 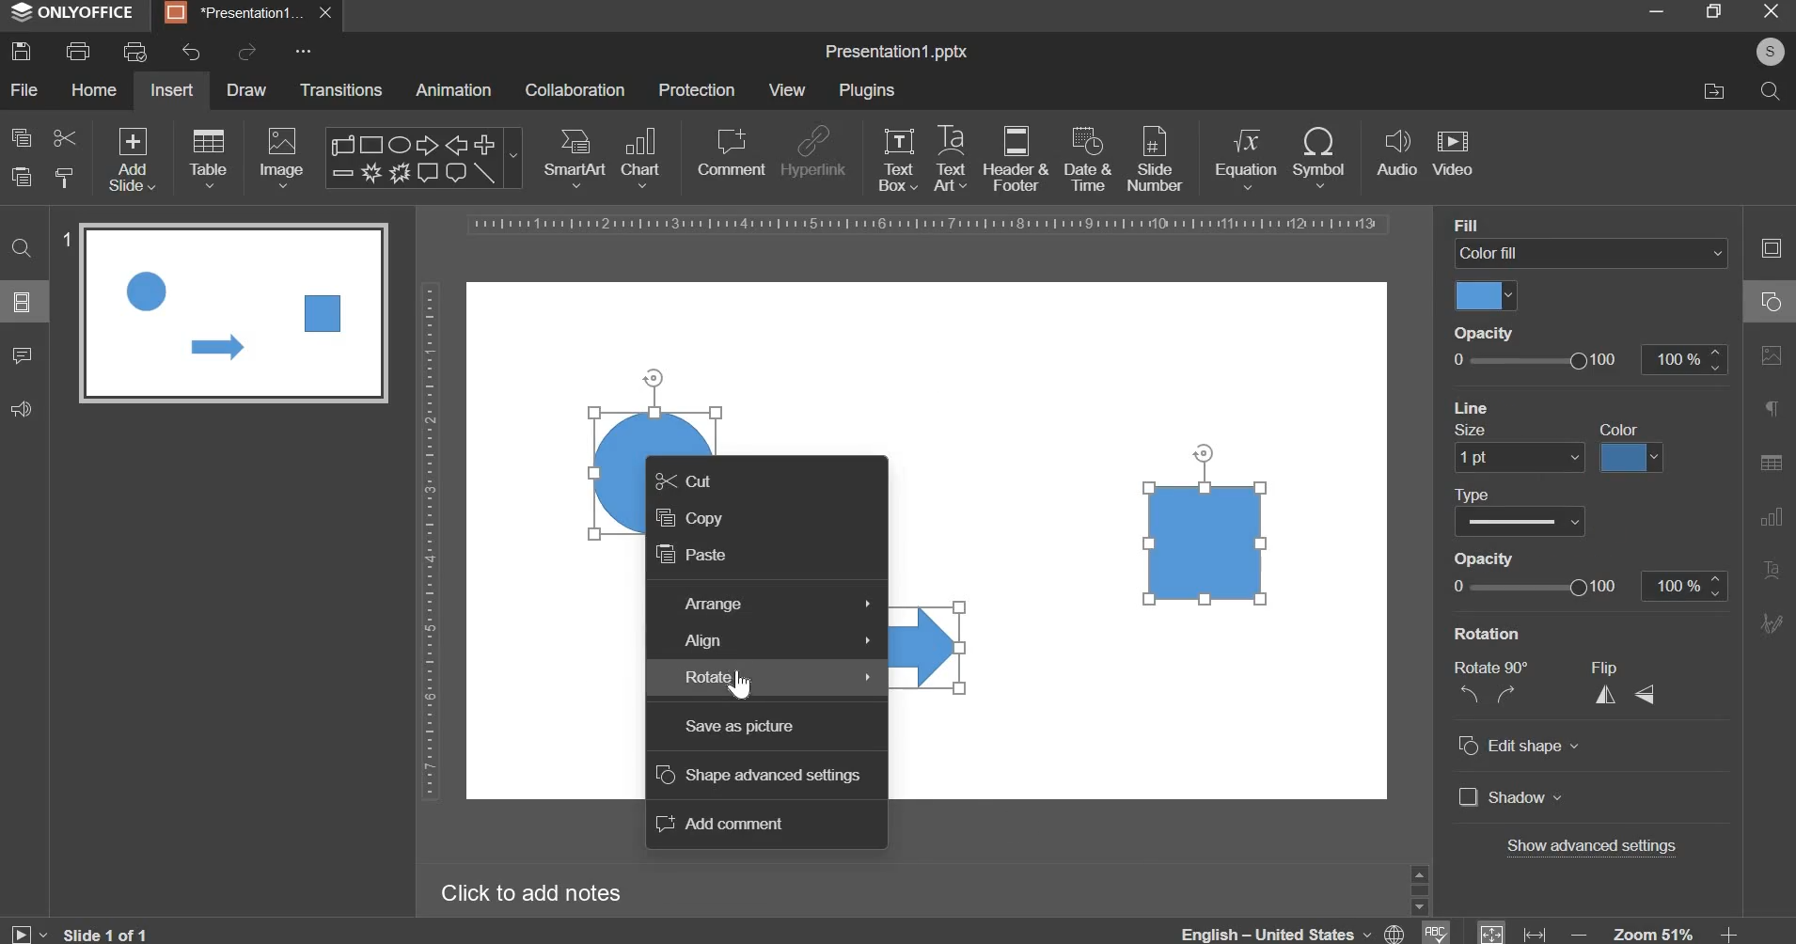 What do you see at coordinates (1586, 587) in the screenshot?
I see `opacity` at bounding box center [1586, 587].